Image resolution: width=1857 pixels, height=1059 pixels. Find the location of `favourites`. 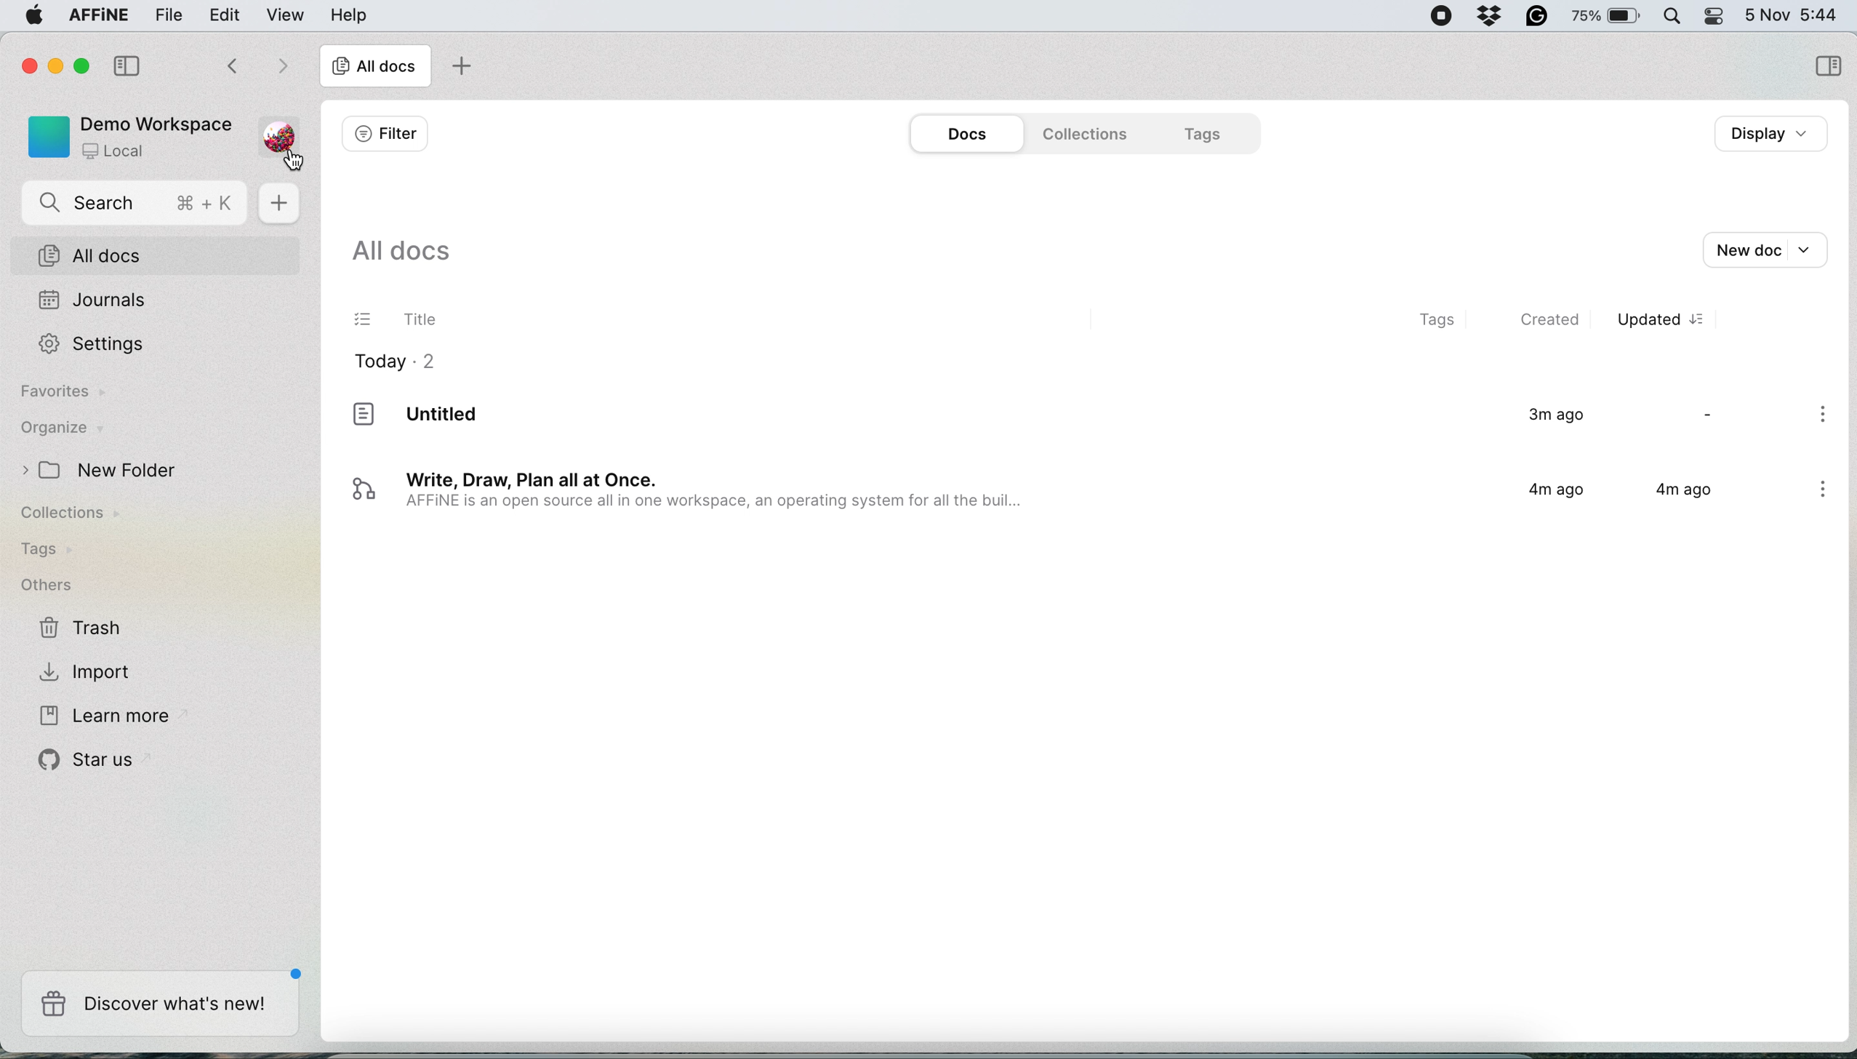

favourites is located at coordinates (67, 394).